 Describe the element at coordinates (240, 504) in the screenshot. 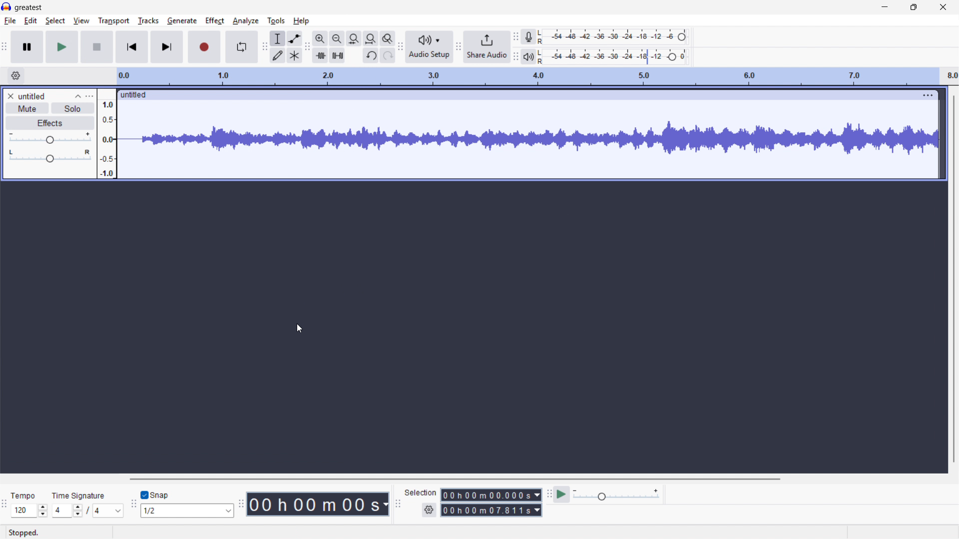

I see `time toolbar` at that location.